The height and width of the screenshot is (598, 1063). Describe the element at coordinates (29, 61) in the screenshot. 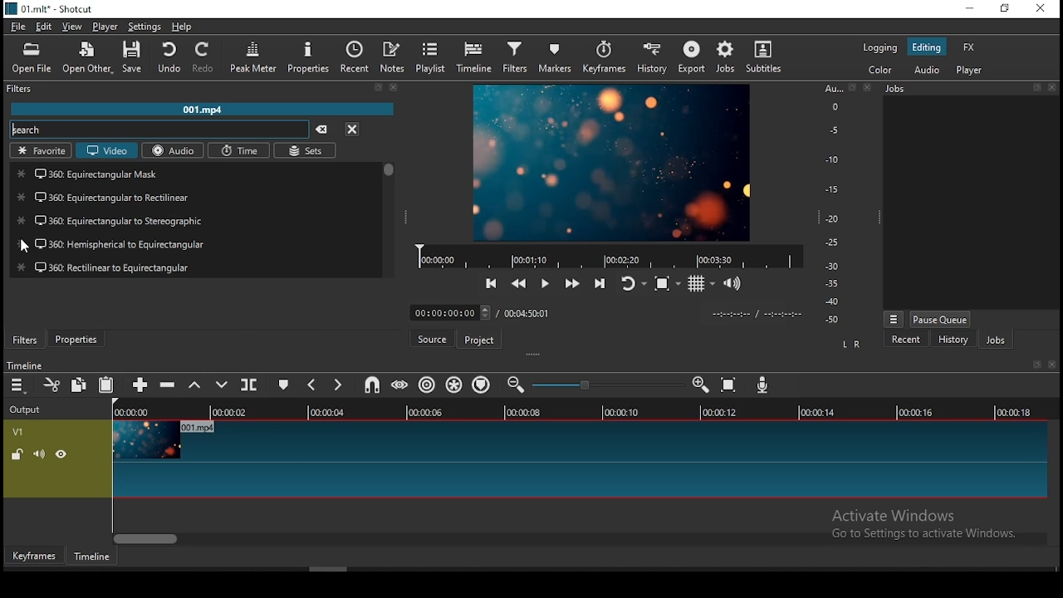

I see `Open File` at that location.